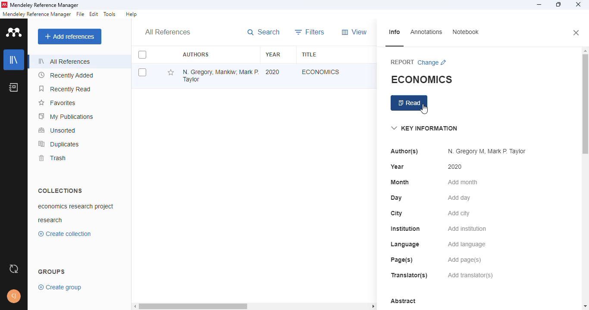  What do you see at coordinates (321, 71) in the screenshot?
I see `economics` at bounding box center [321, 71].